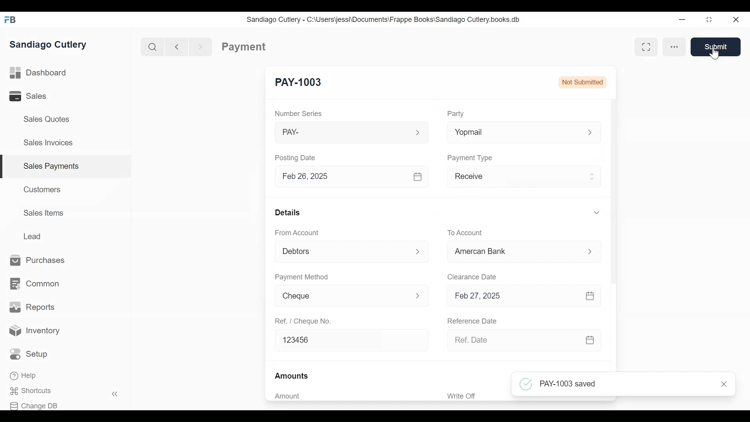 This screenshot has height=422, width=750. What do you see at coordinates (418, 176) in the screenshot?
I see `Expand` at bounding box center [418, 176].